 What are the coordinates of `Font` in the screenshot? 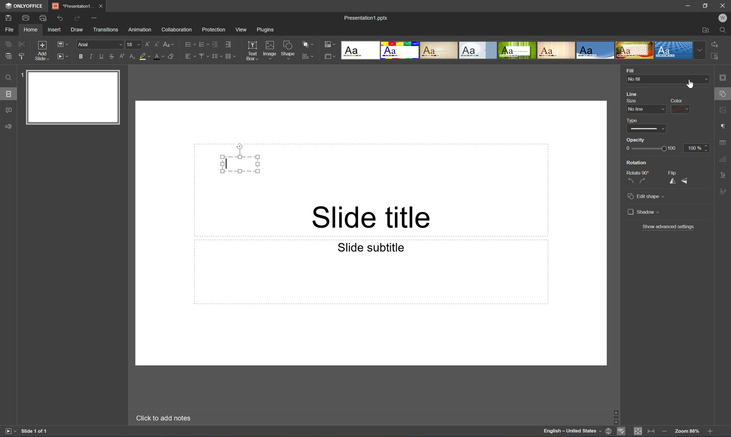 It's located at (101, 45).